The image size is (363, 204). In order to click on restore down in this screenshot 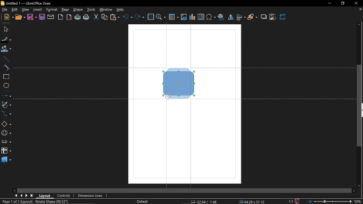, I will do `click(341, 4)`.